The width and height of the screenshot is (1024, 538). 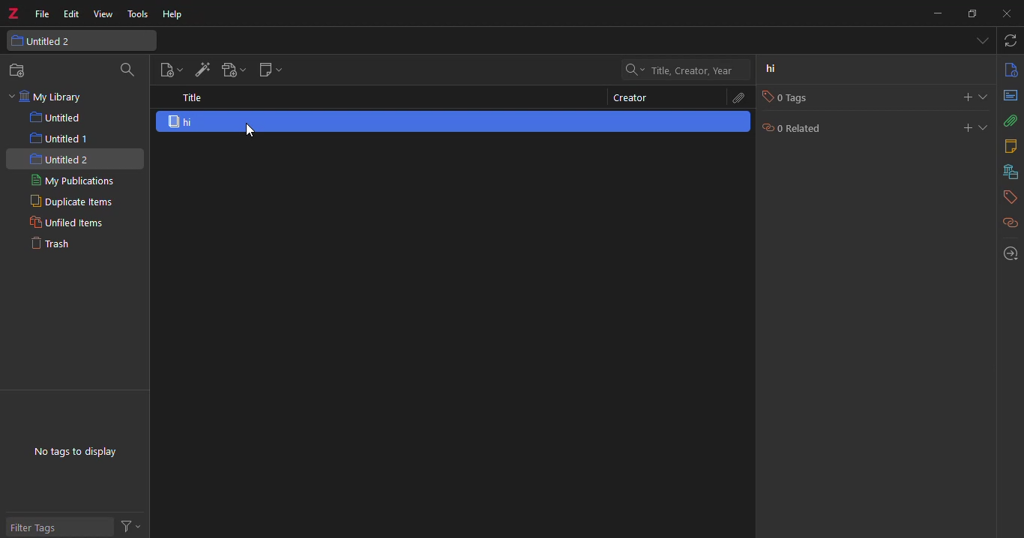 I want to click on untitled 2, so click(x=65, y=157).